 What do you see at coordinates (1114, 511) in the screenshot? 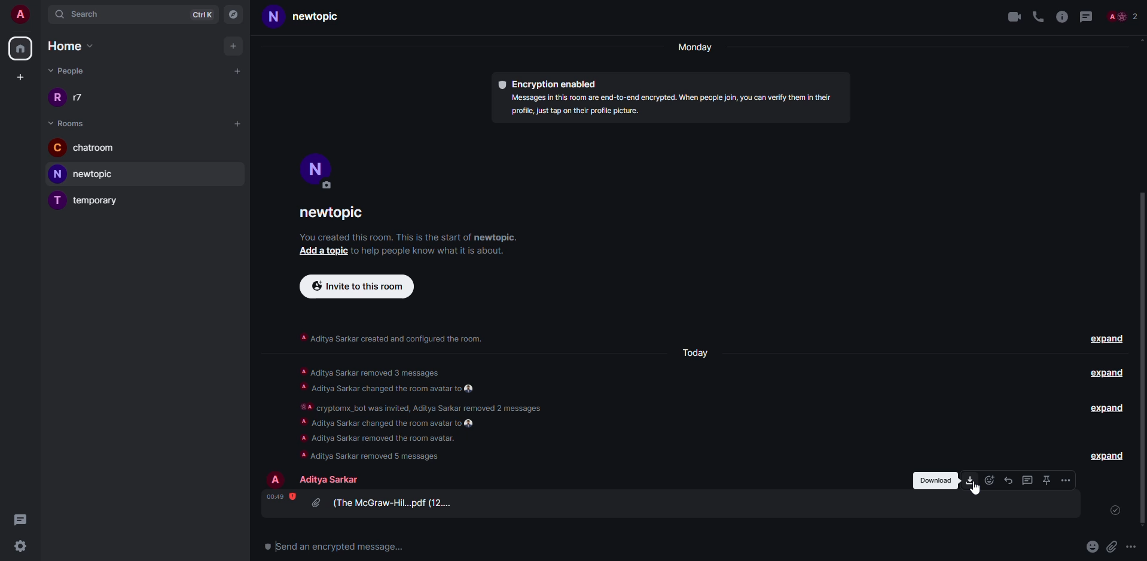
I see `sent` at bounding box center [1114, 511].